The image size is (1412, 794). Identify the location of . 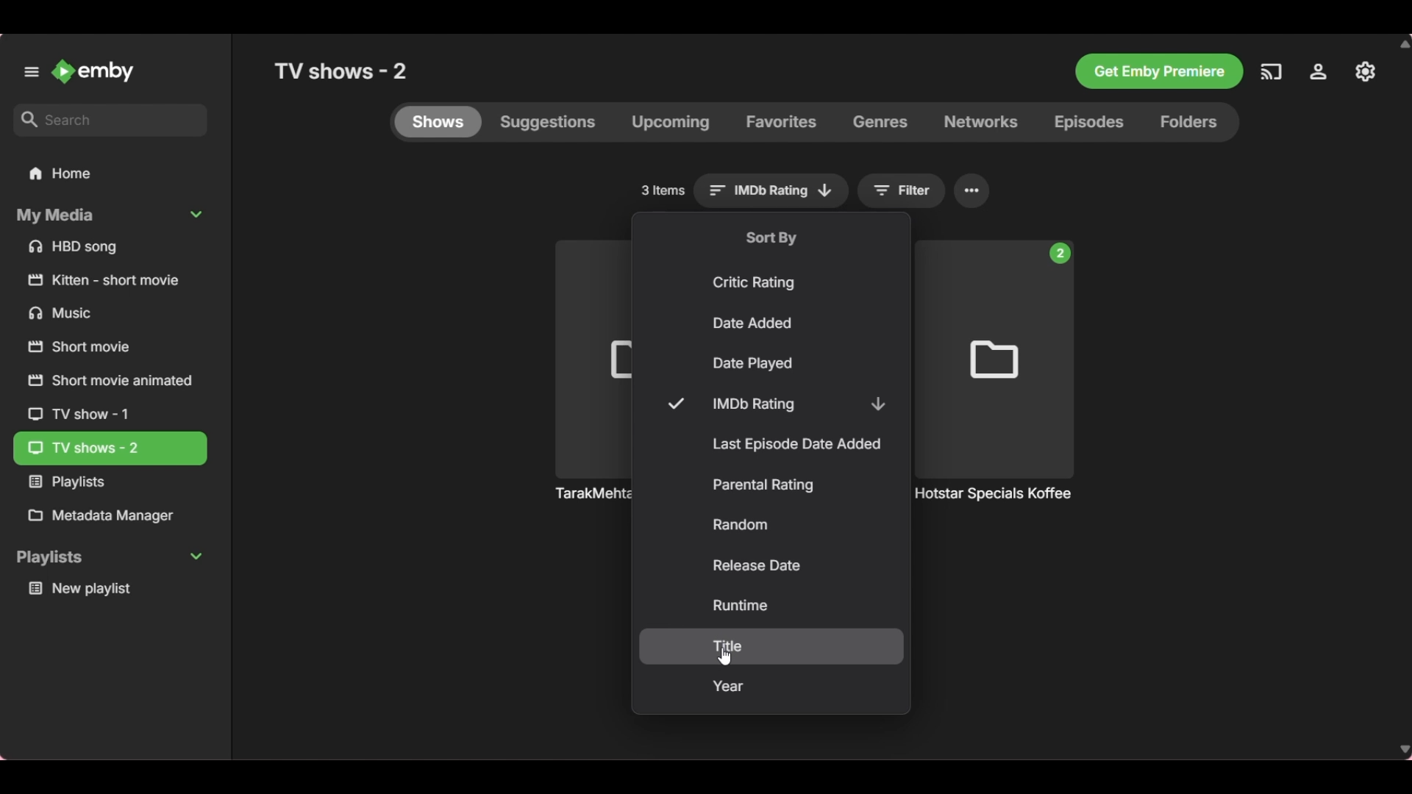
(100, 316).